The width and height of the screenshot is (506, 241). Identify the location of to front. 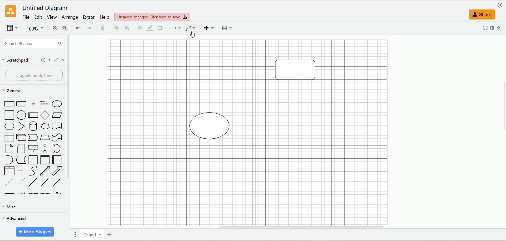
(116, 28).